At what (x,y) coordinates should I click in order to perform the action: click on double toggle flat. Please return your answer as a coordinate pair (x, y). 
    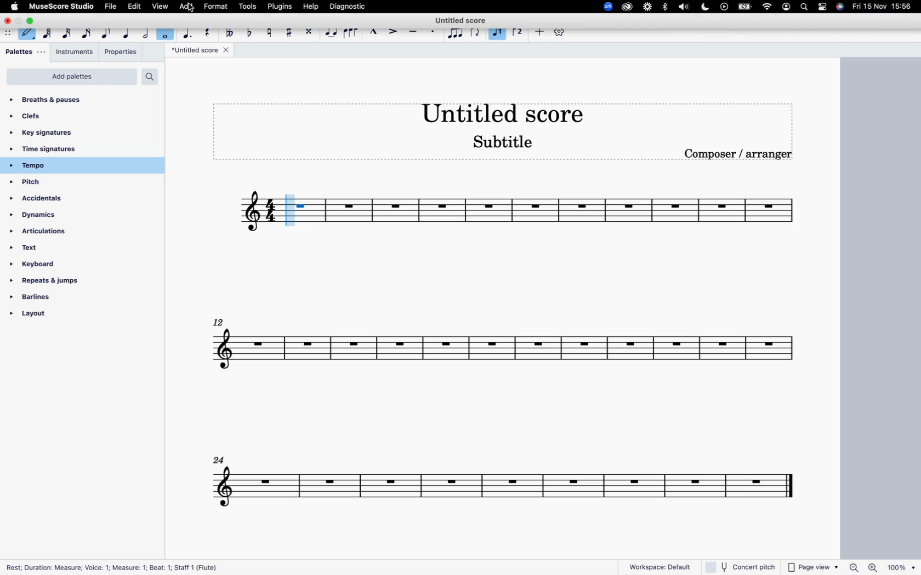
    Looking at the image, I should click on (230, 32).